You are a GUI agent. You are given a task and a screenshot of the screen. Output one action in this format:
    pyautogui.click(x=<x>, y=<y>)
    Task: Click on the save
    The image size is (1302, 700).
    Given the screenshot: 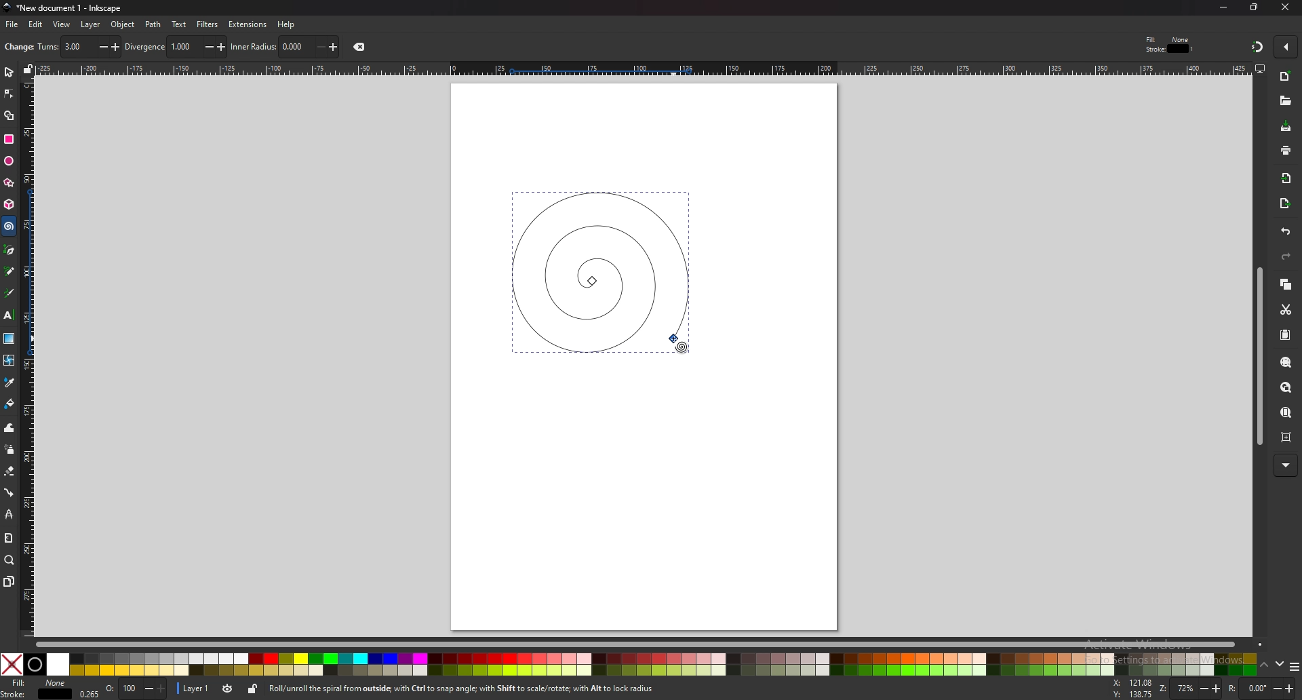 What is the action you would take?
    pyautogui.click(x=1286, y=126)
    